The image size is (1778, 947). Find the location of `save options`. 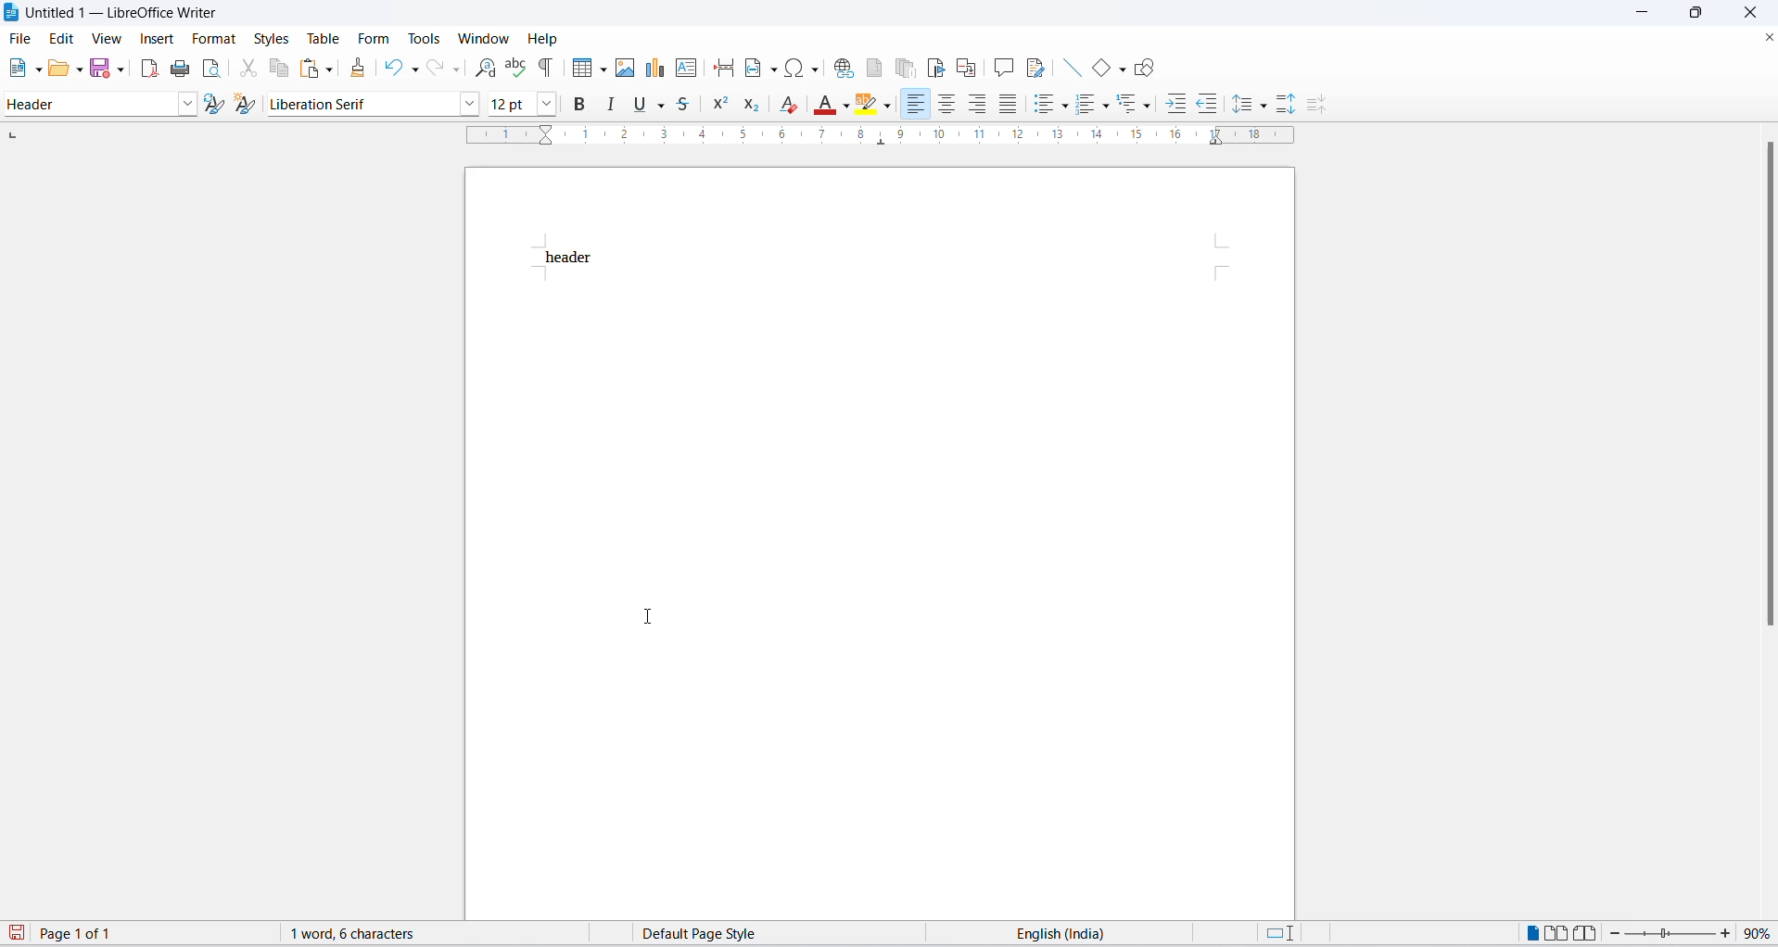

save options is located at coordinates (120, 69).